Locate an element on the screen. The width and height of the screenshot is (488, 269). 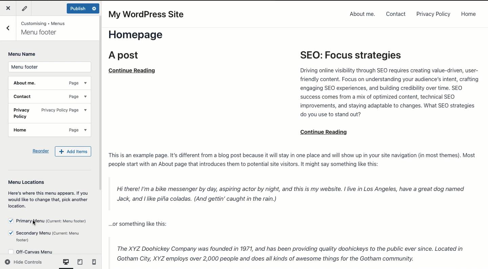
About me is located at coordinates (362, 15).